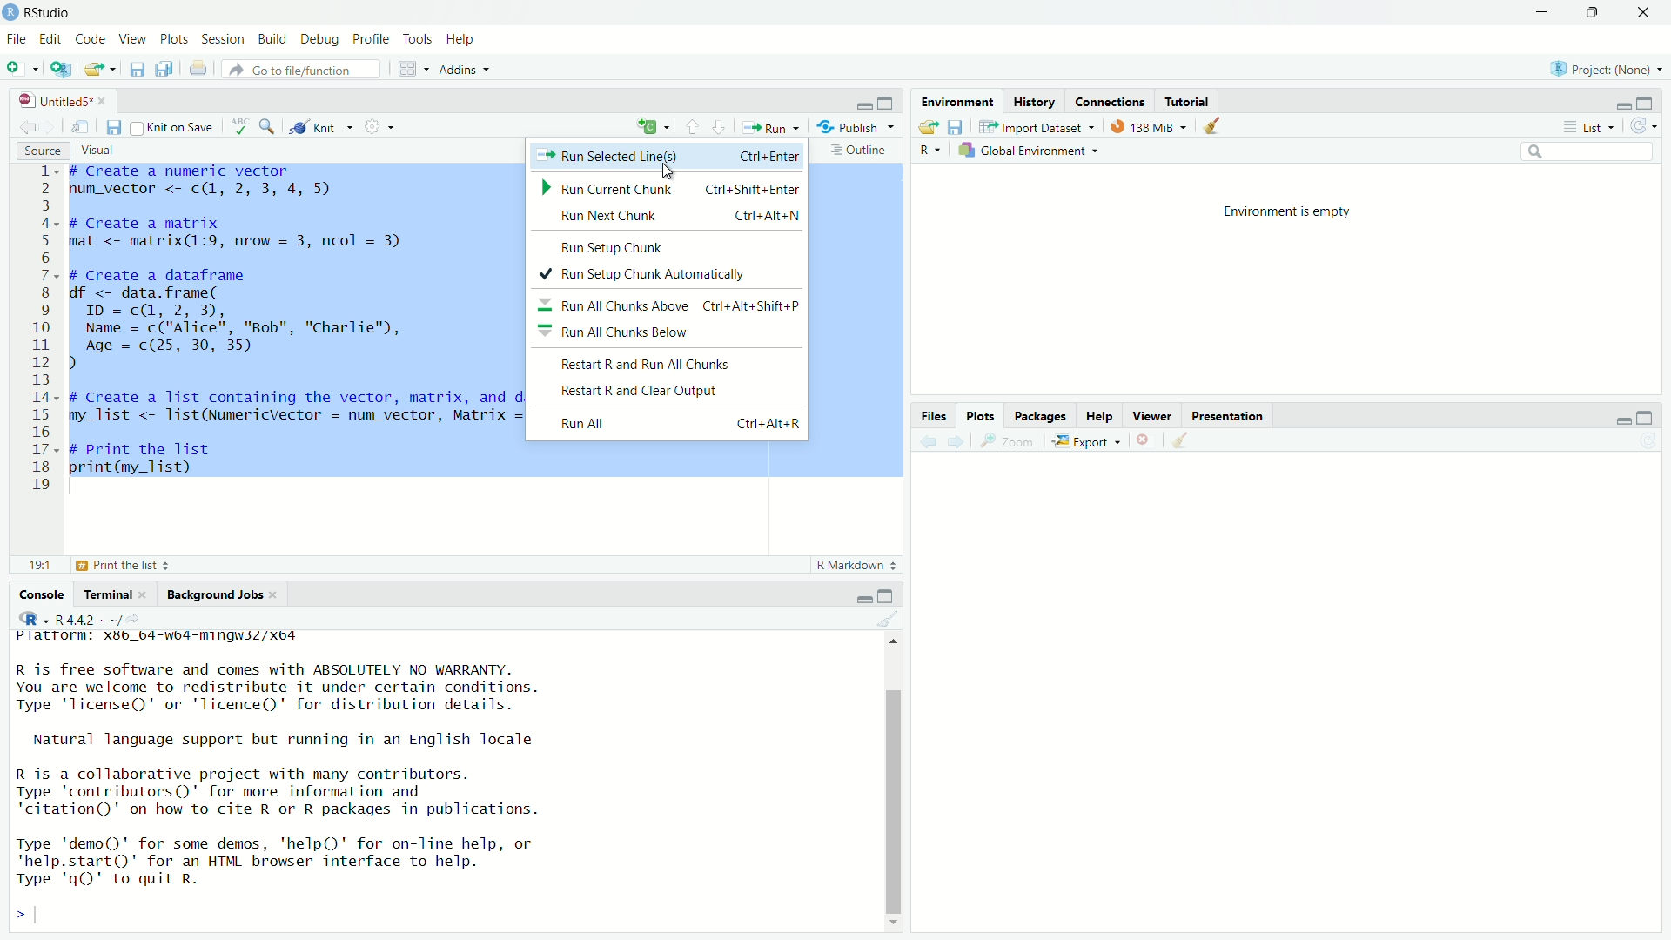  I want to click on export, so click(98, 72).